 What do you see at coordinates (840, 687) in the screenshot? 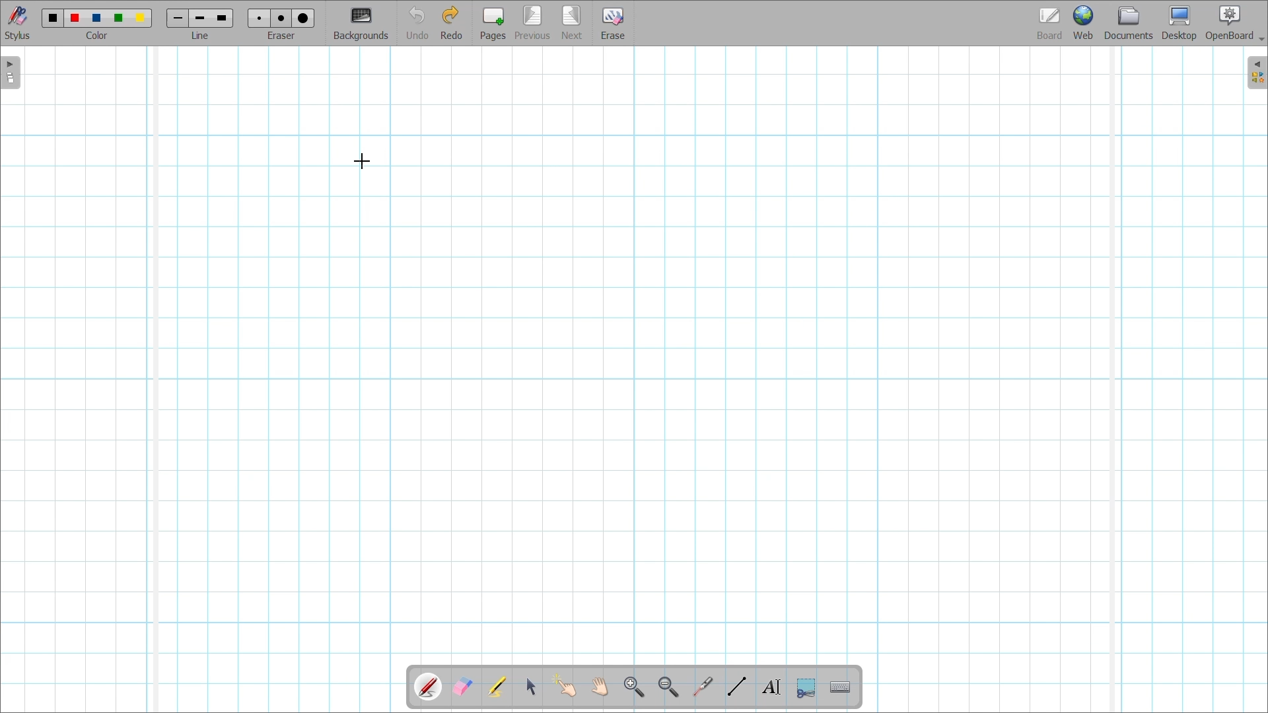
I see `Display virtual keyboard ` at bounding box center [840, 687].